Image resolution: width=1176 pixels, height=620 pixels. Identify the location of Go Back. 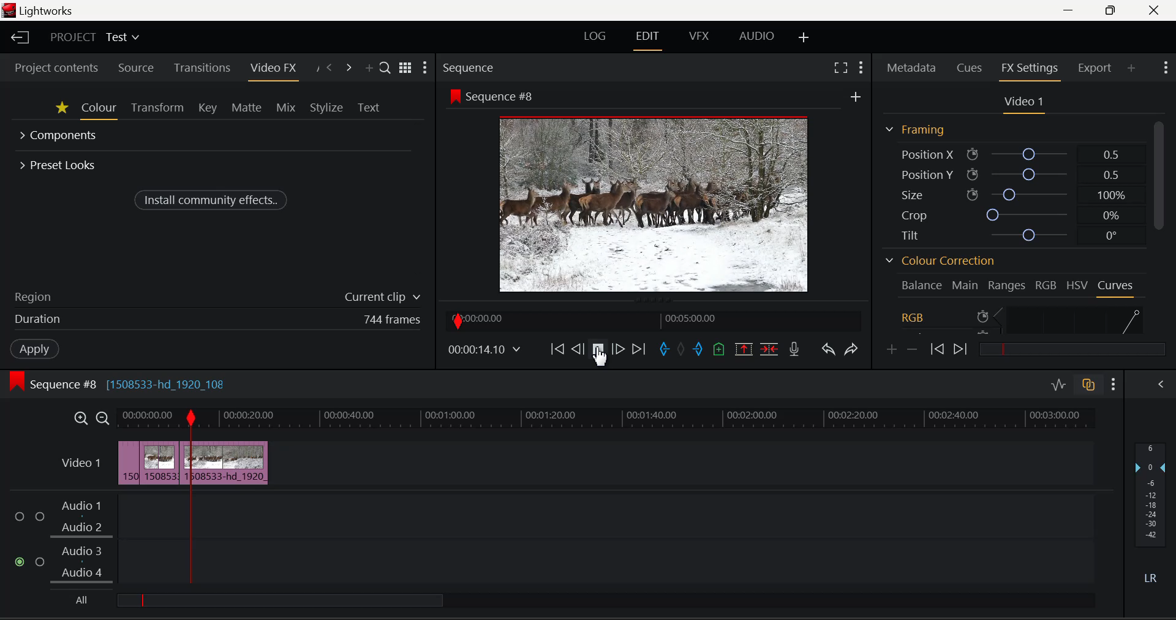
(578, 348).